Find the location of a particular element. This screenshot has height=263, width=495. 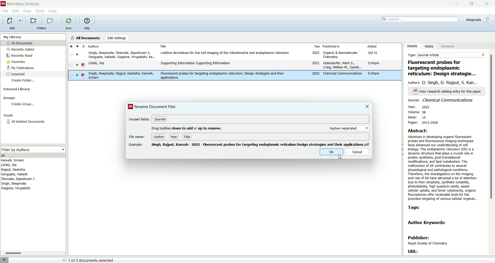

all deleted documents is located at coordinates (26, 121).